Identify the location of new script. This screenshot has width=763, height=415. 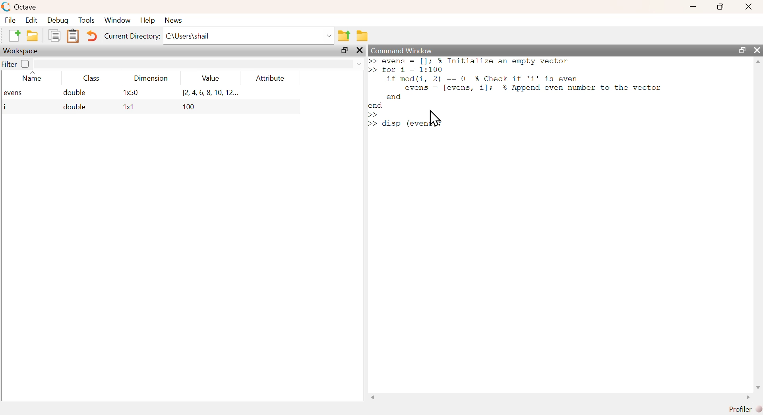
(15, 37).